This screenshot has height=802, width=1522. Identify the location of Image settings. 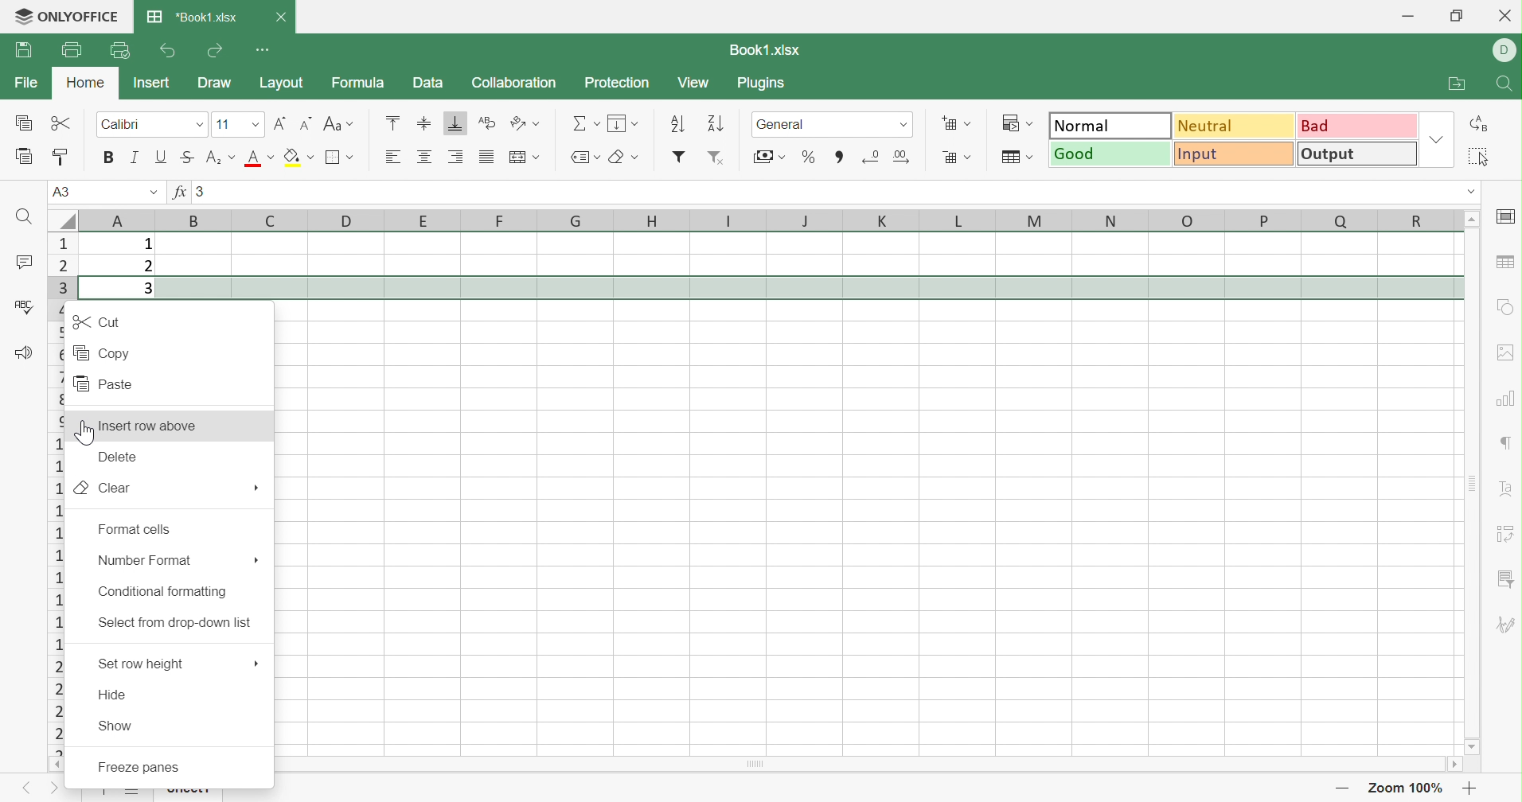
(1505, 352).